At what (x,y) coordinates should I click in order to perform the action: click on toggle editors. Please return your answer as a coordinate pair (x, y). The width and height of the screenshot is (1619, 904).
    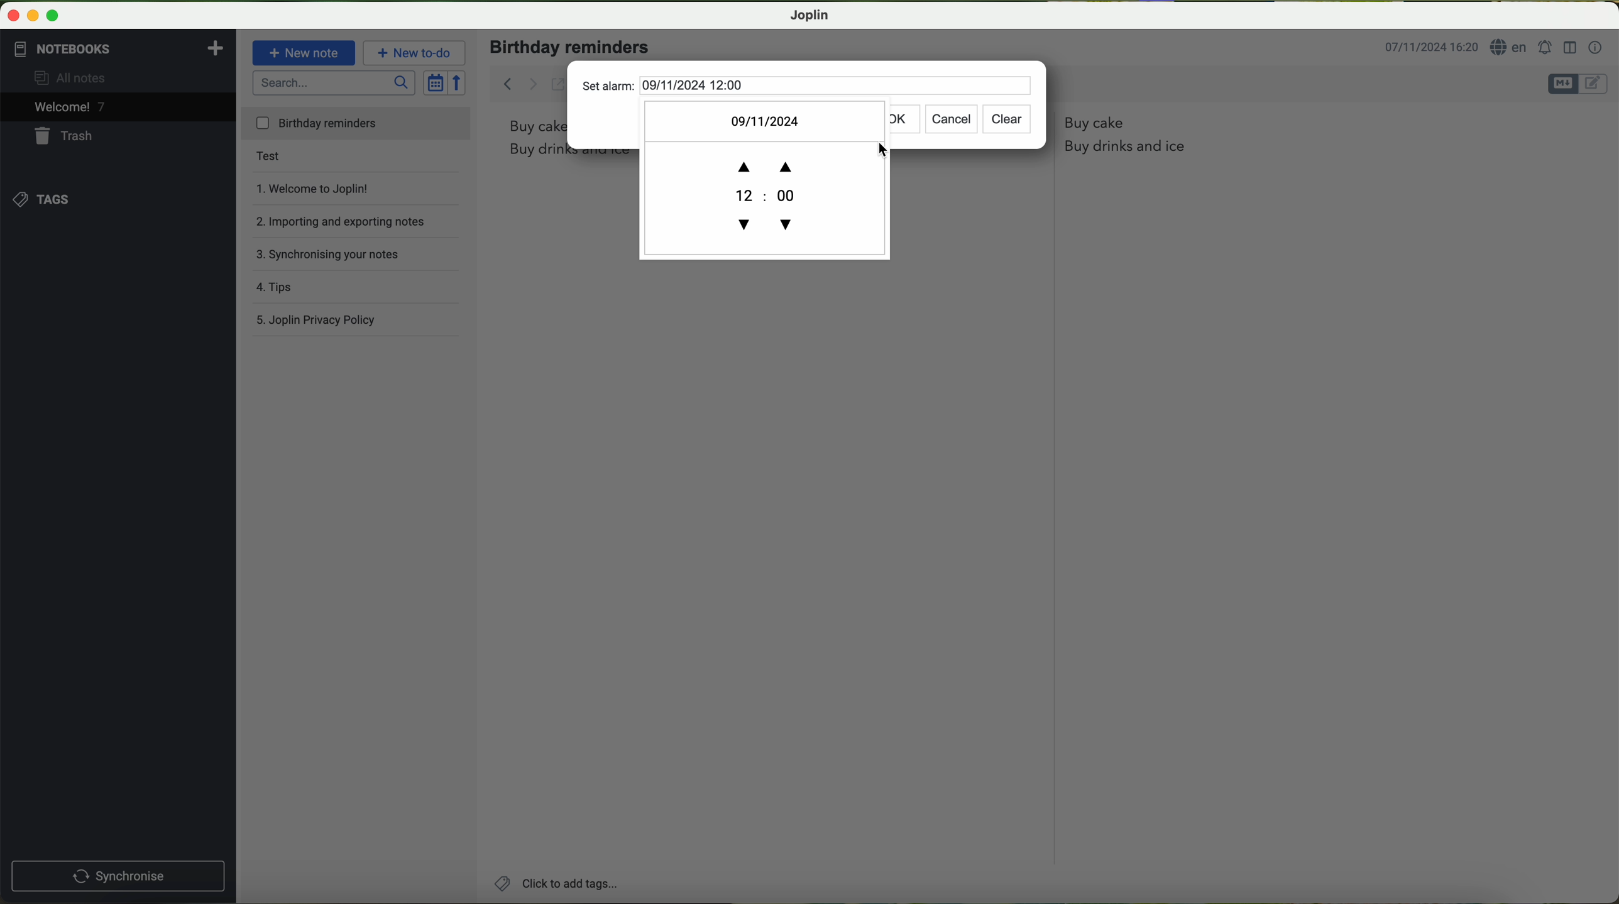
    Looking at the image, I should click on (1579, 84).